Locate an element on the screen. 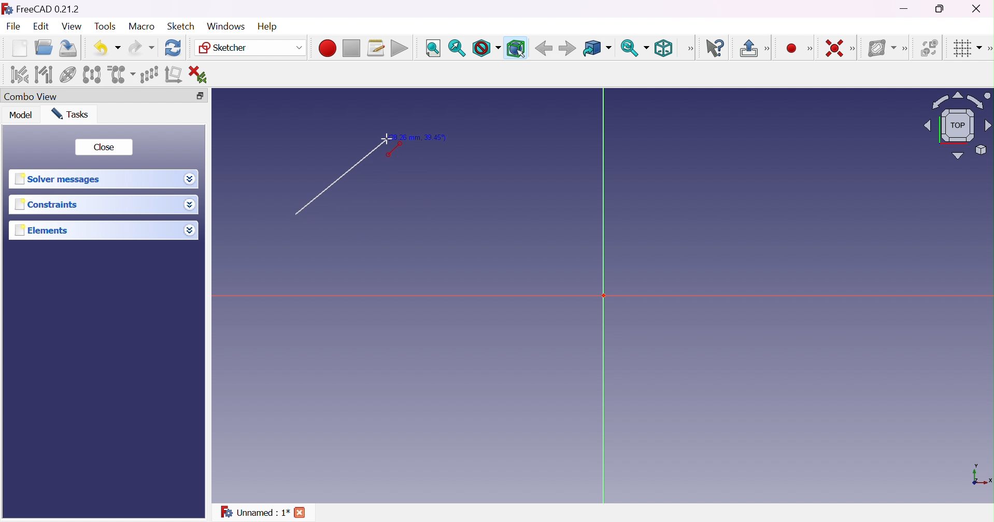 Image resolution: width=994 pixels, height=522 pixels. Elements is located at coordinates (47, 230).